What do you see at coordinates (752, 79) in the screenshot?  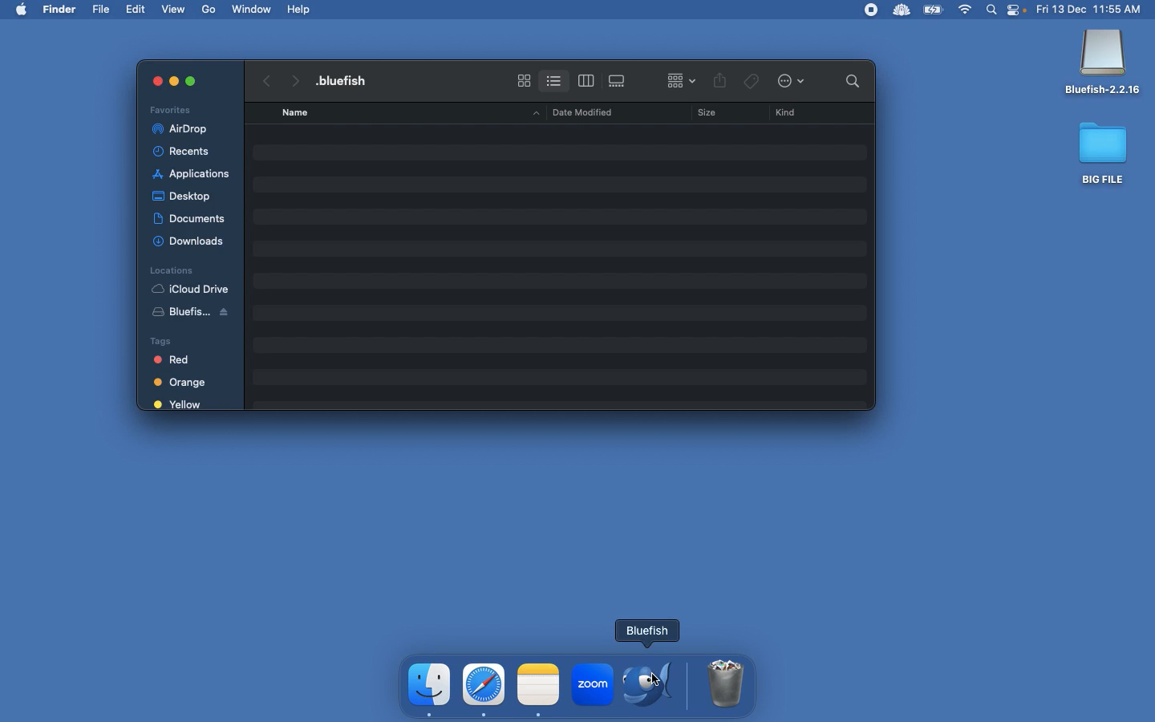 I see `tags` at bounding box center [752, 79].